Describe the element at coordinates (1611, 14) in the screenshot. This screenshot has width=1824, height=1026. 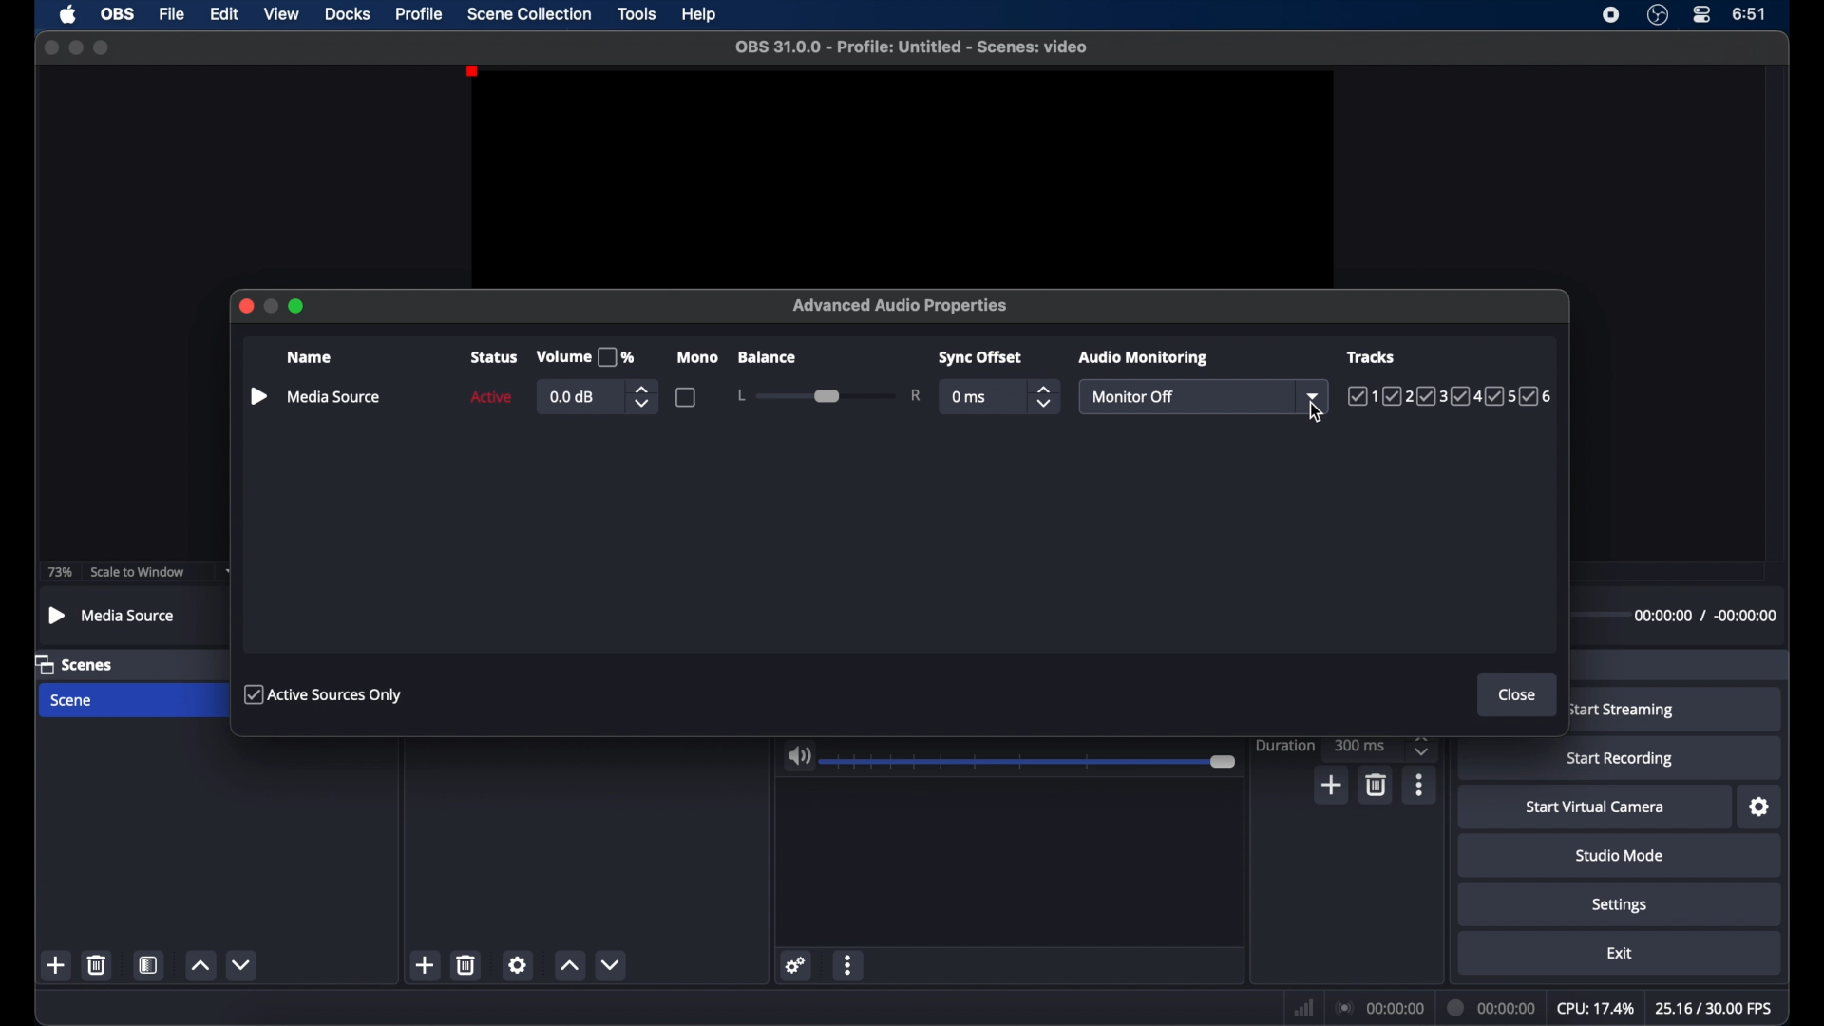
I see `screen recorder icon` at that location.